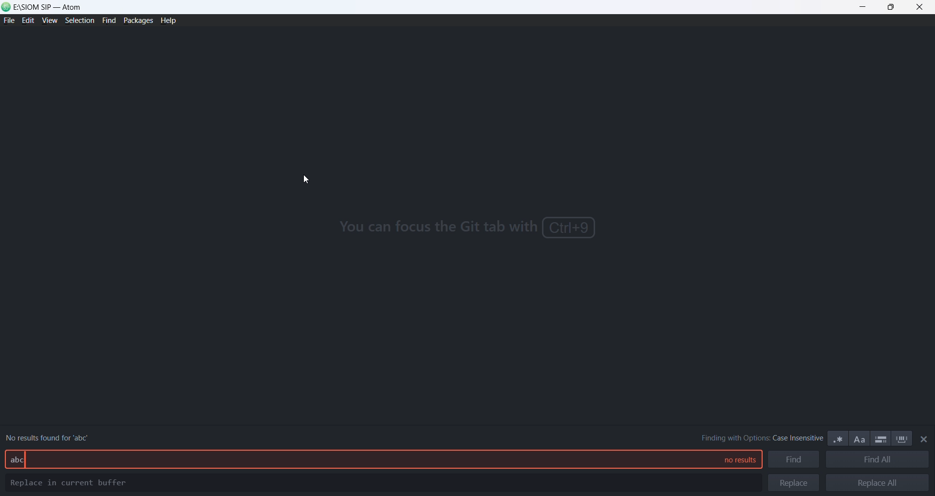  What do you see at coordinates (48, 22) in the screenshot?
I see `view` at bounding box center [48, 22].